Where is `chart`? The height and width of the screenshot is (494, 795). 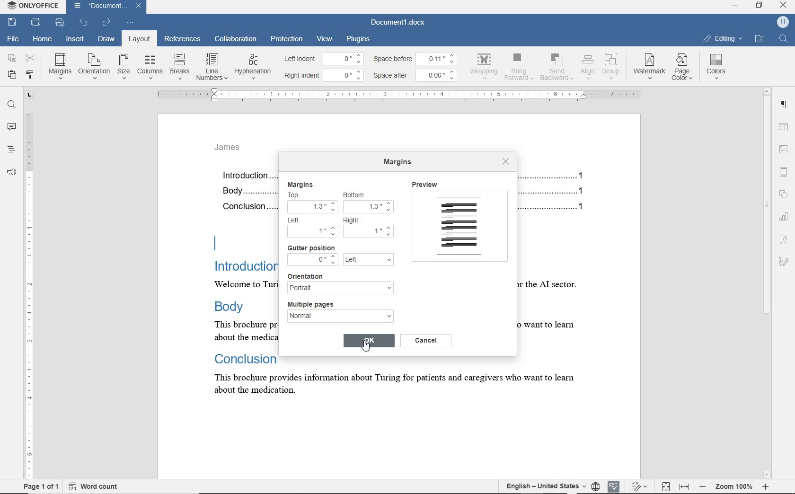
chart is located at coordinates (785, 219).